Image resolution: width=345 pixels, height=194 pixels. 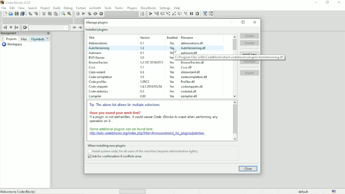 I want to click on 1.0, so click(x=142, y=57).